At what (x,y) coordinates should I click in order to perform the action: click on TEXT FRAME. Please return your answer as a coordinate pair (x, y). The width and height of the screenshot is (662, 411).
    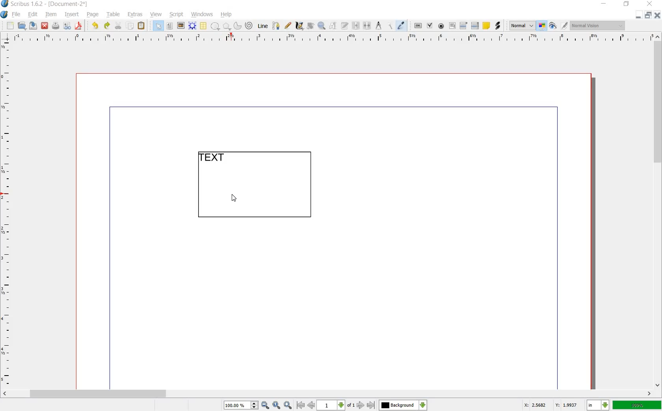
    Looking at the image, I should click on (254, 187).